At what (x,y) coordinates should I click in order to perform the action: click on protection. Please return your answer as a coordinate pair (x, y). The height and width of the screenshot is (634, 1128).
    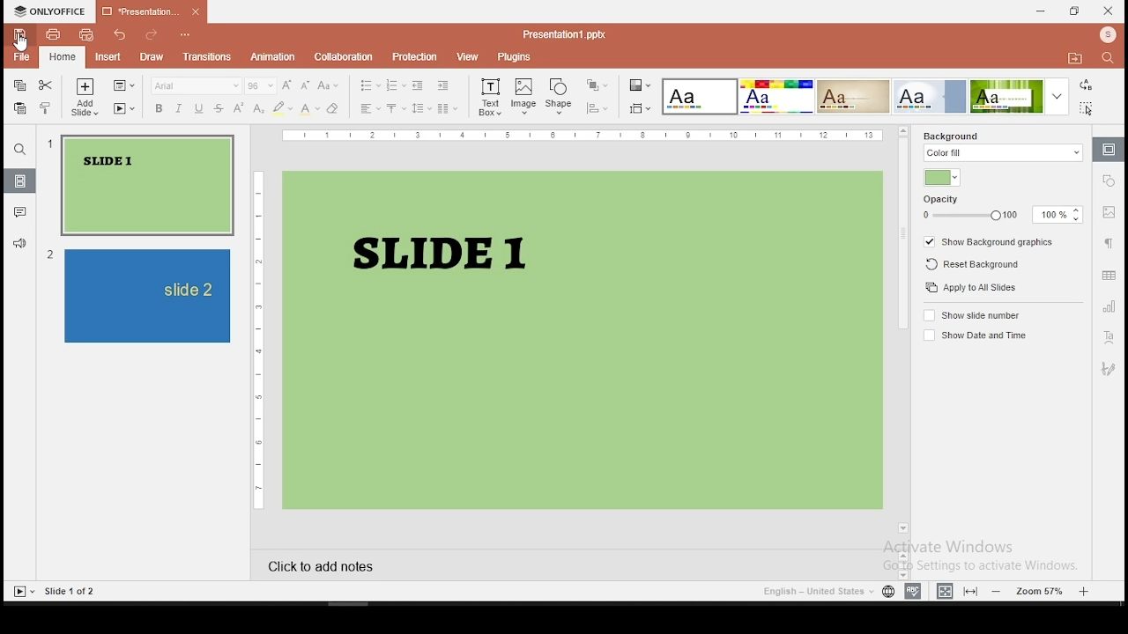
    Looking at the image, I should click on (414, 57).